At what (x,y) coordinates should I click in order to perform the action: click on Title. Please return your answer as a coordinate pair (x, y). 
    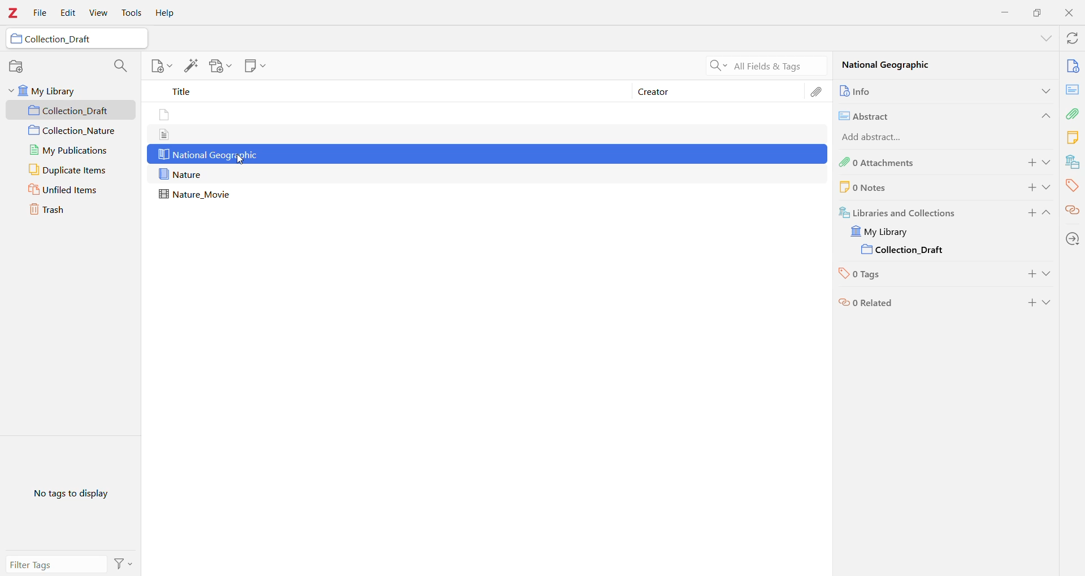
    Looking at the image, I should click on (390, 93).